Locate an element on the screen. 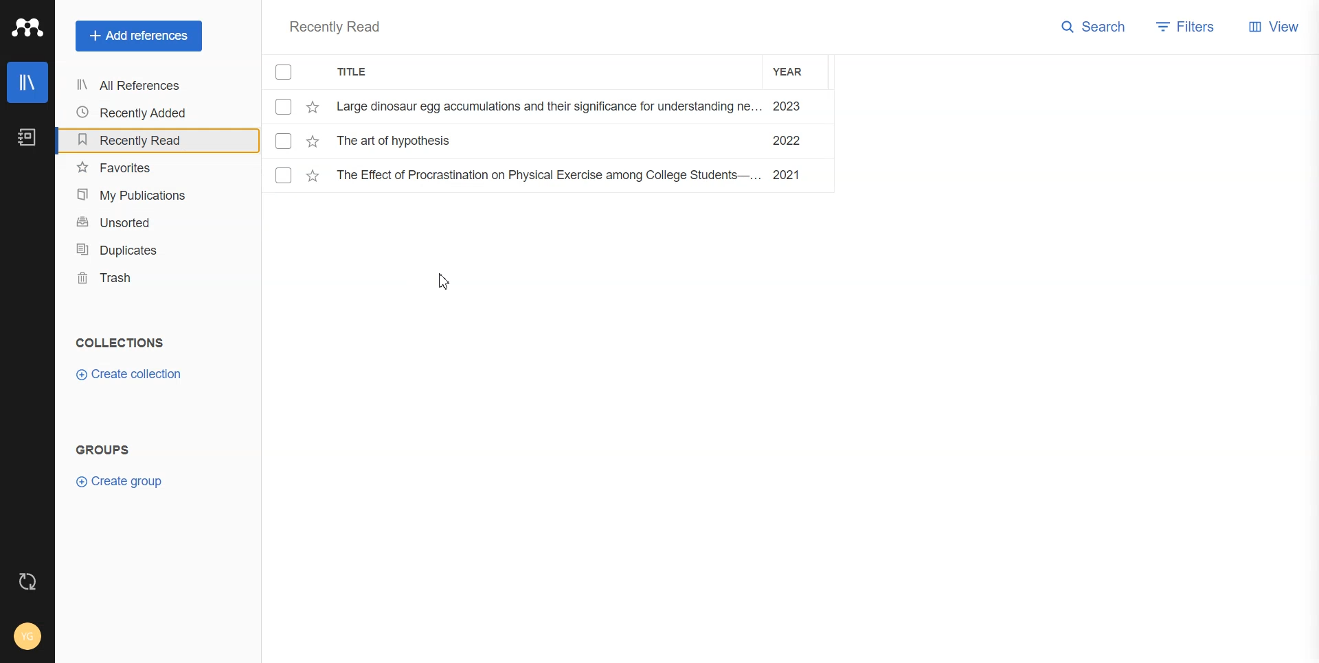 The width and height of the screenshot is (1319, 663). Search is located at coordinates (1094, 28).